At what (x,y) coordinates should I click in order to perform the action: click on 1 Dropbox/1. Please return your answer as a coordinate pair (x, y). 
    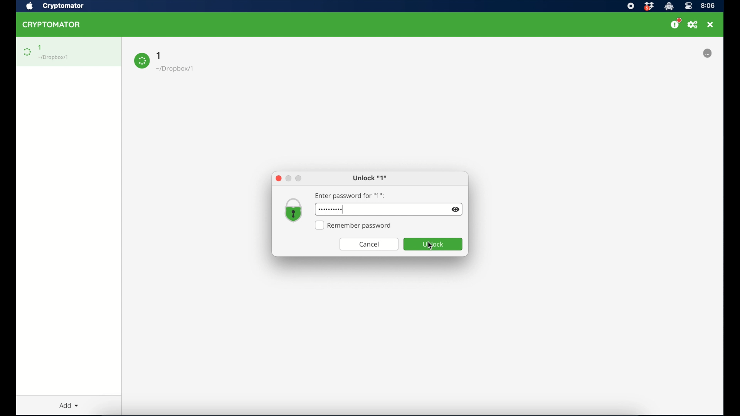
    Looking at the image, I should click on (188, 63).